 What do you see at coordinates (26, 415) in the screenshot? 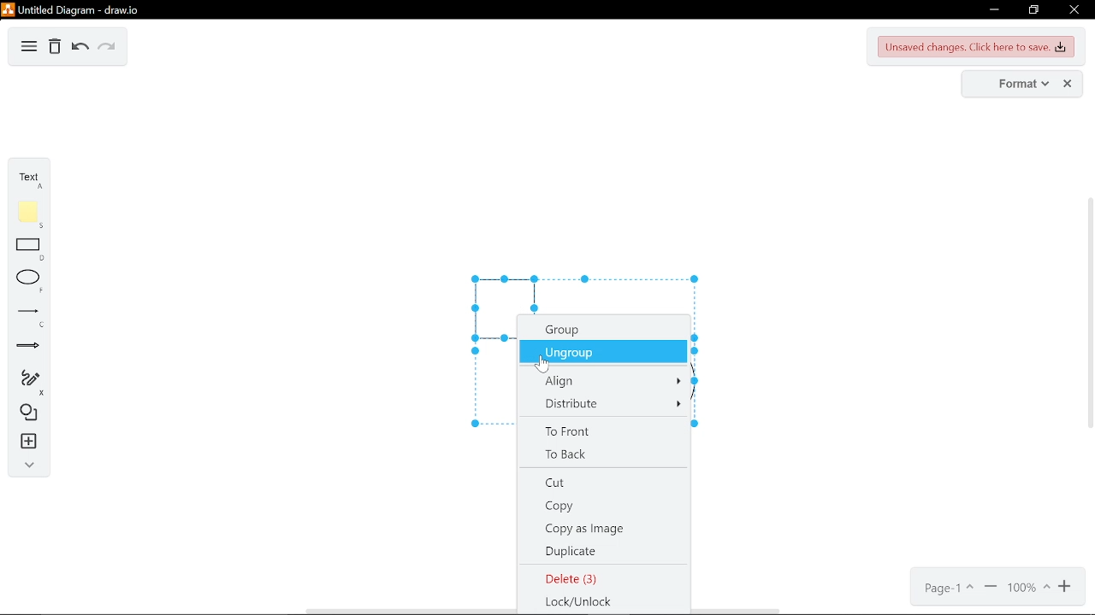
I see `shapes` at bounding box center [26, 415].